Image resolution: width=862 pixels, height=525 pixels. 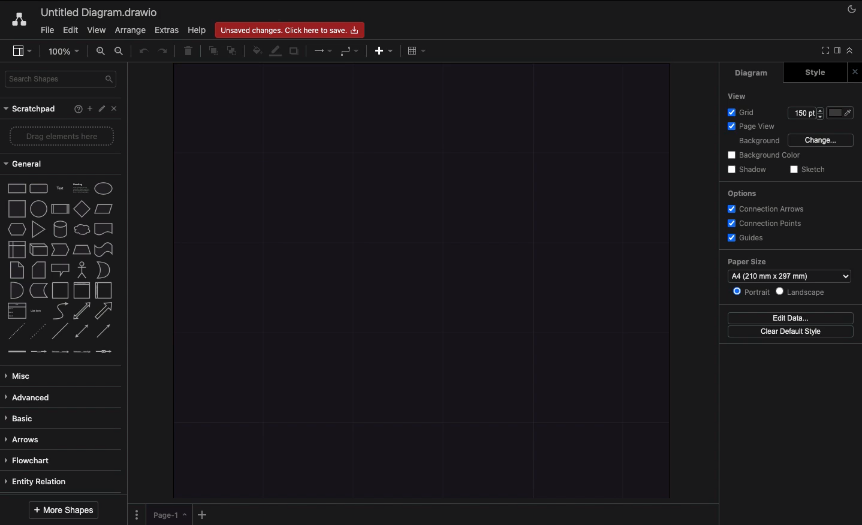 I want to click on Edit, so click(x=70, y=31).